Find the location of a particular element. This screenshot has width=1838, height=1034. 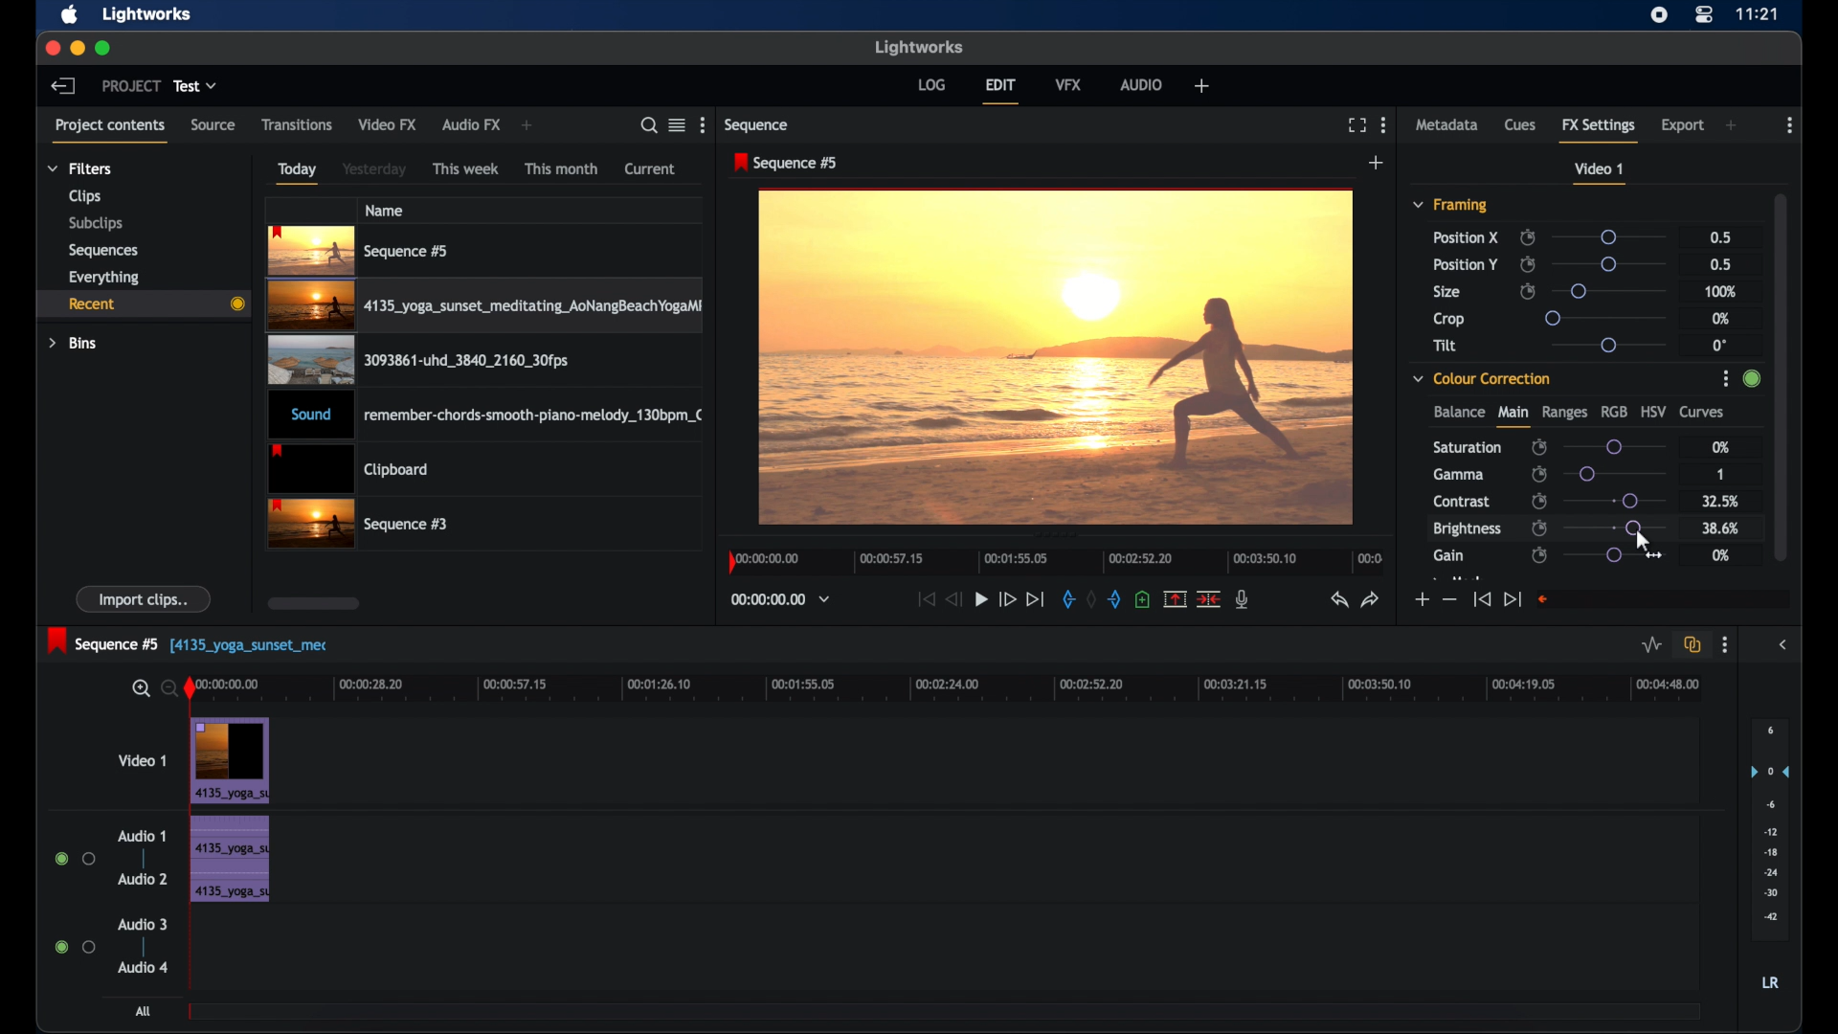

filters dropdown is located at coordinates (85, 169).